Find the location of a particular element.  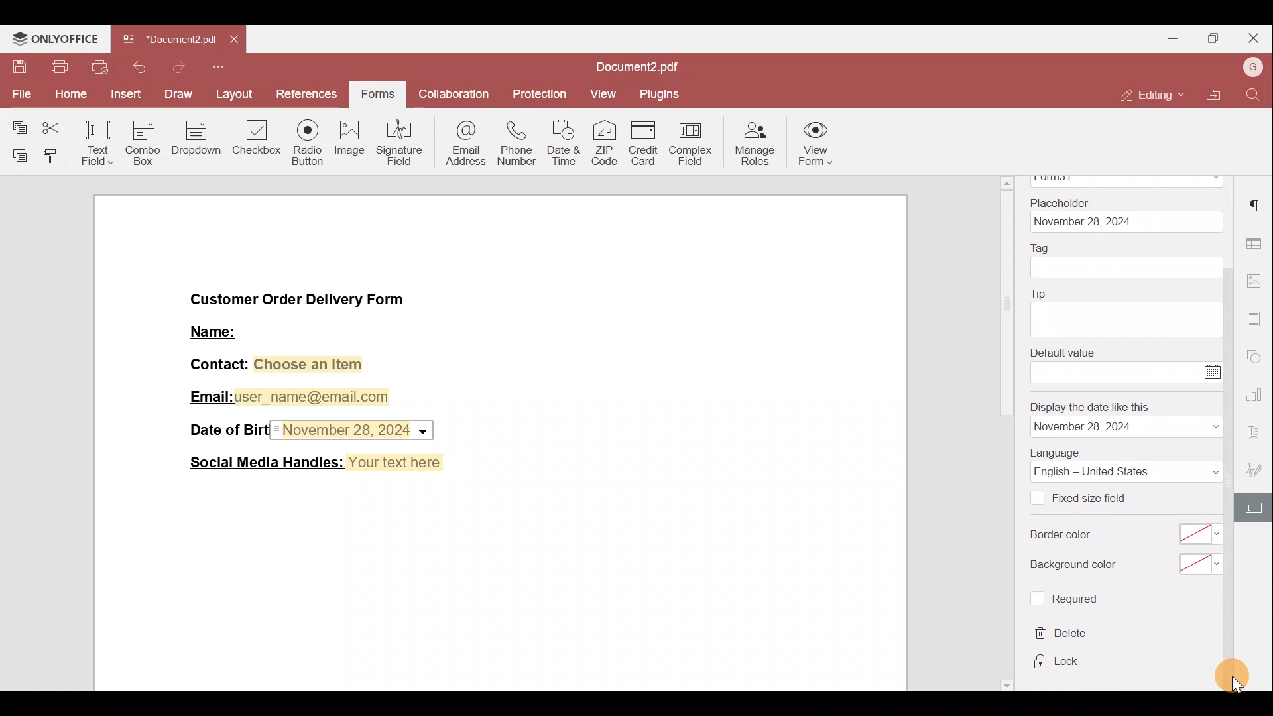

Display the date like this is located at coordinates (1091, 406).